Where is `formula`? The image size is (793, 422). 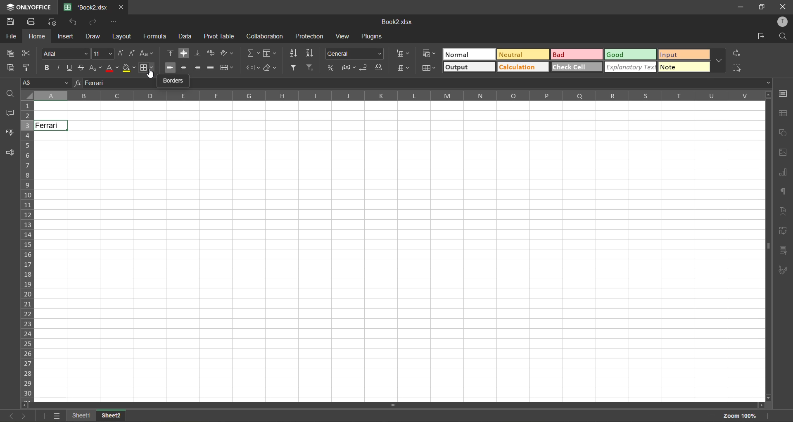 formula is located at coordinates (157, 36).